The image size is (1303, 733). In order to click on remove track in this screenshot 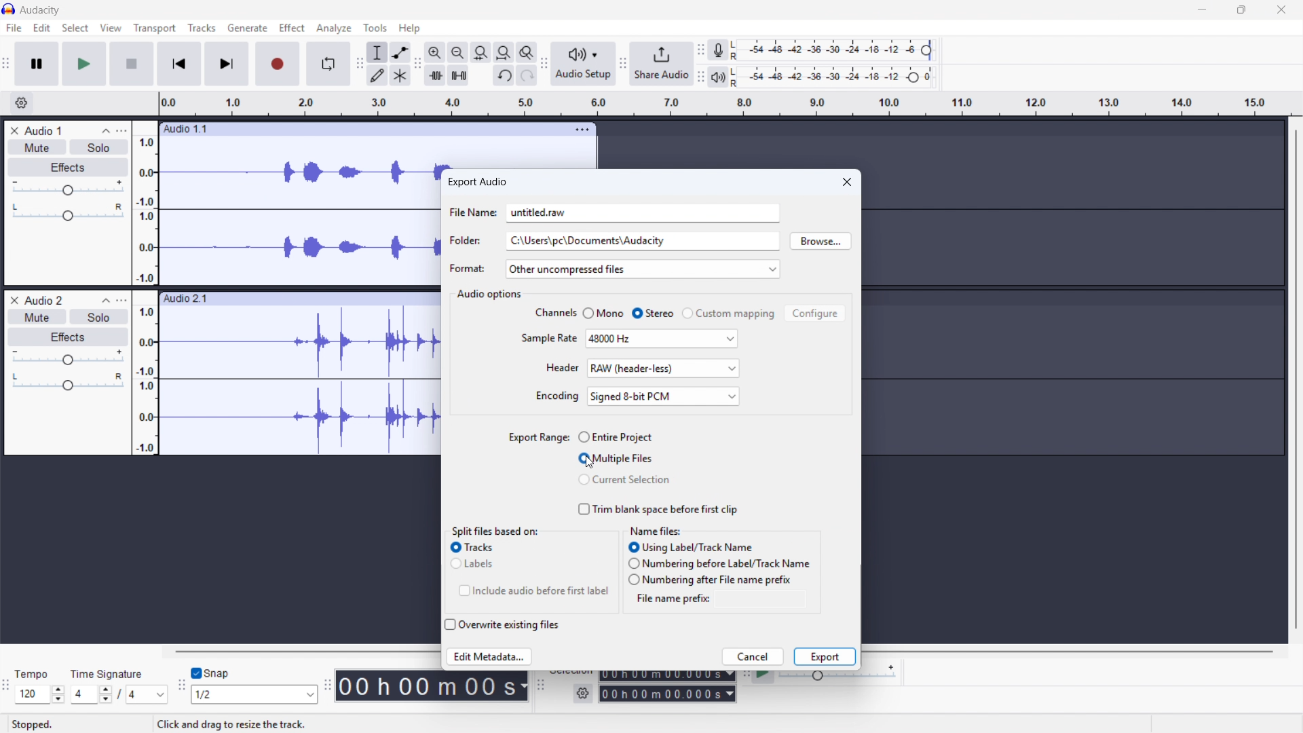, I will do `click(14, 130)`.